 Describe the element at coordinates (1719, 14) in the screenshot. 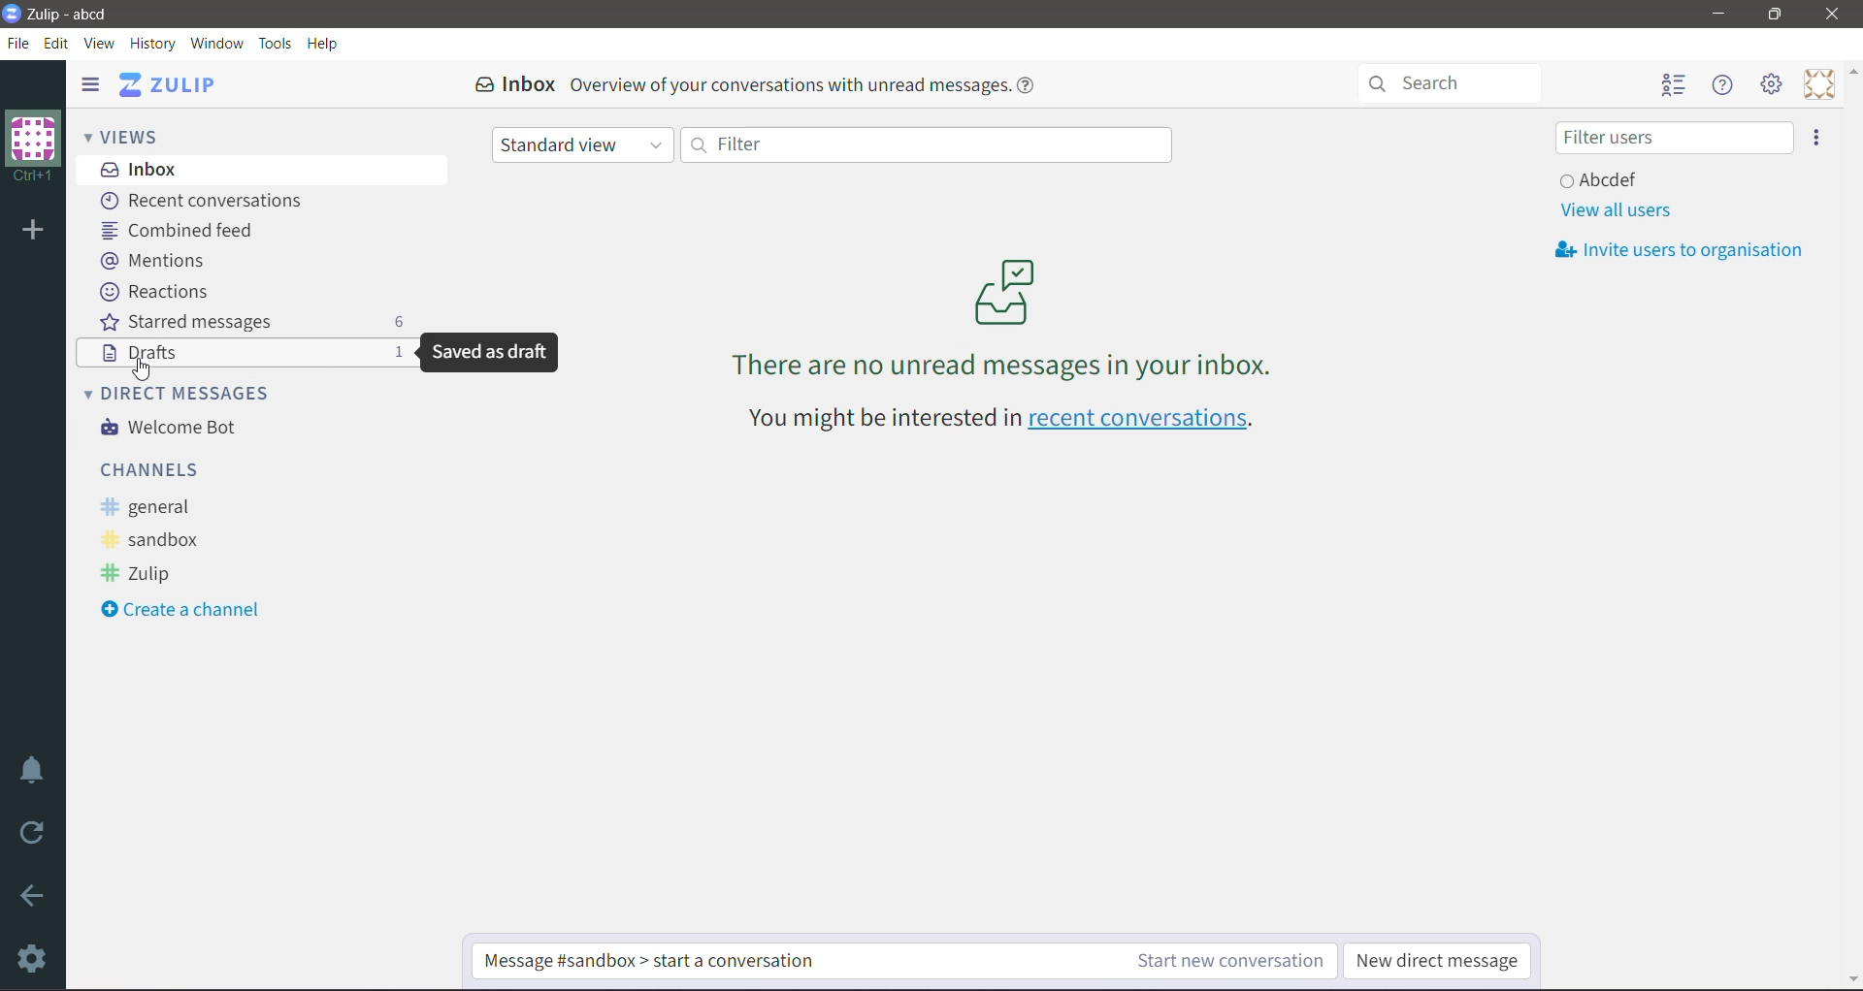

I see `Minimize` at that location.